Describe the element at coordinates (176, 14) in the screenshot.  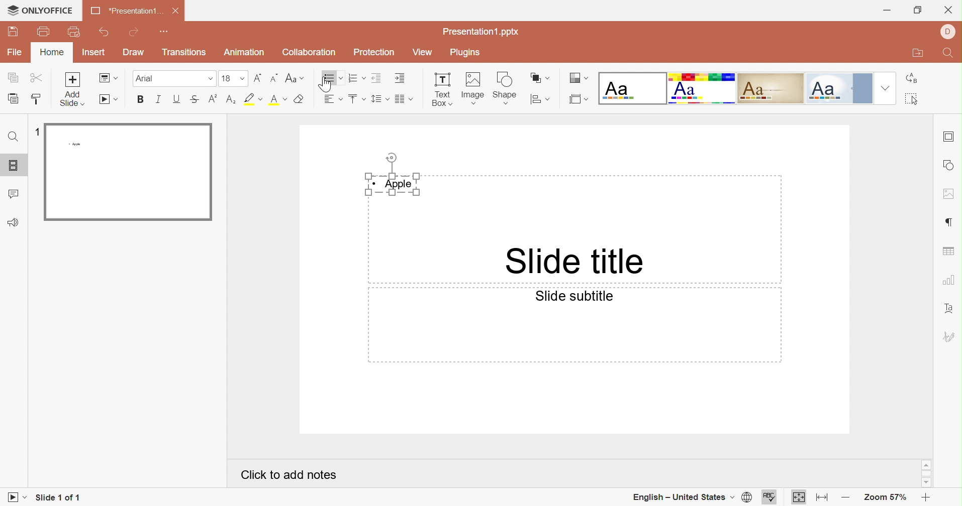
I see `Close` at that location.